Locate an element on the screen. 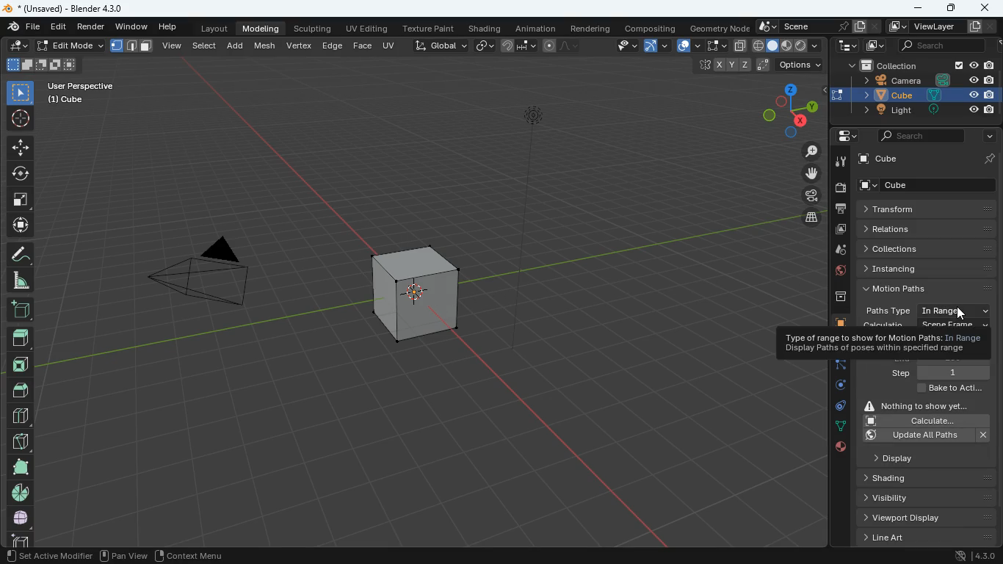  dimensions is located at coordinates (752, 65).